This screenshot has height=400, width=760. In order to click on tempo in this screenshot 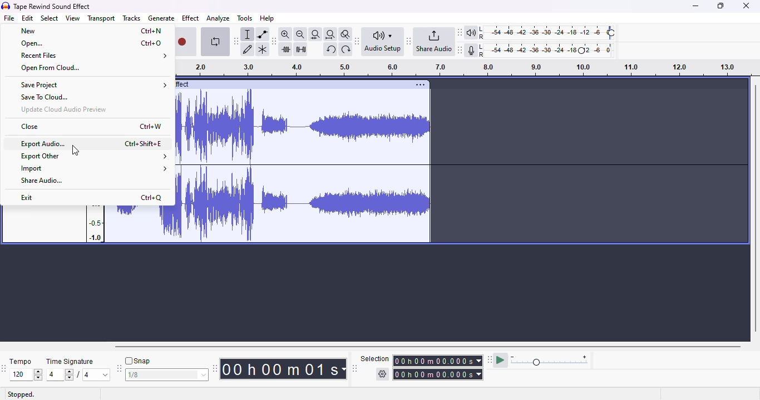, I will do `click(27, 370)`.